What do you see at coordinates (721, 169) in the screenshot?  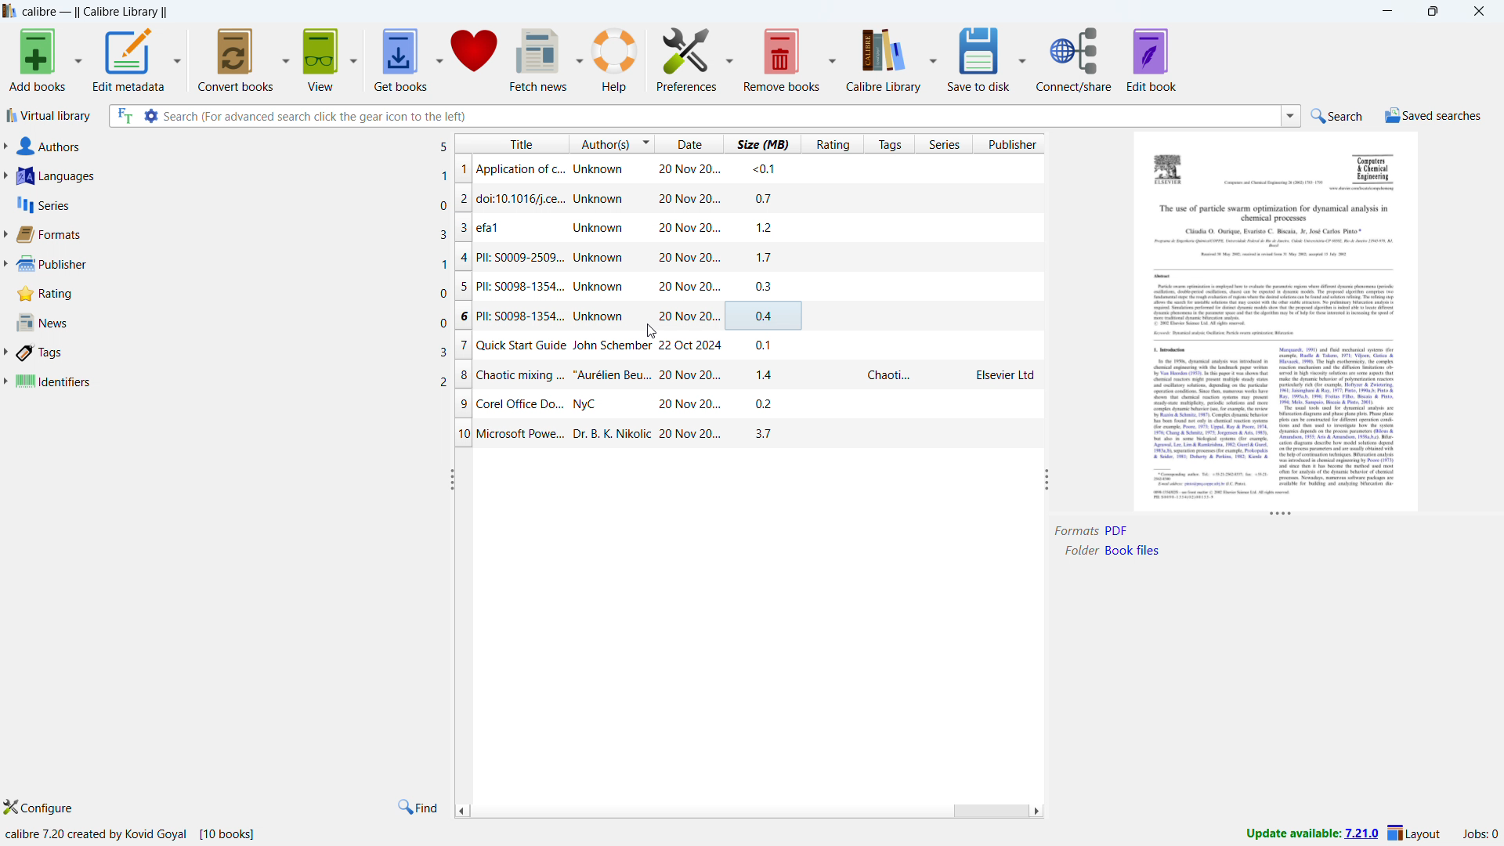 I see `Application of c.` at bounding box center [721, 169].